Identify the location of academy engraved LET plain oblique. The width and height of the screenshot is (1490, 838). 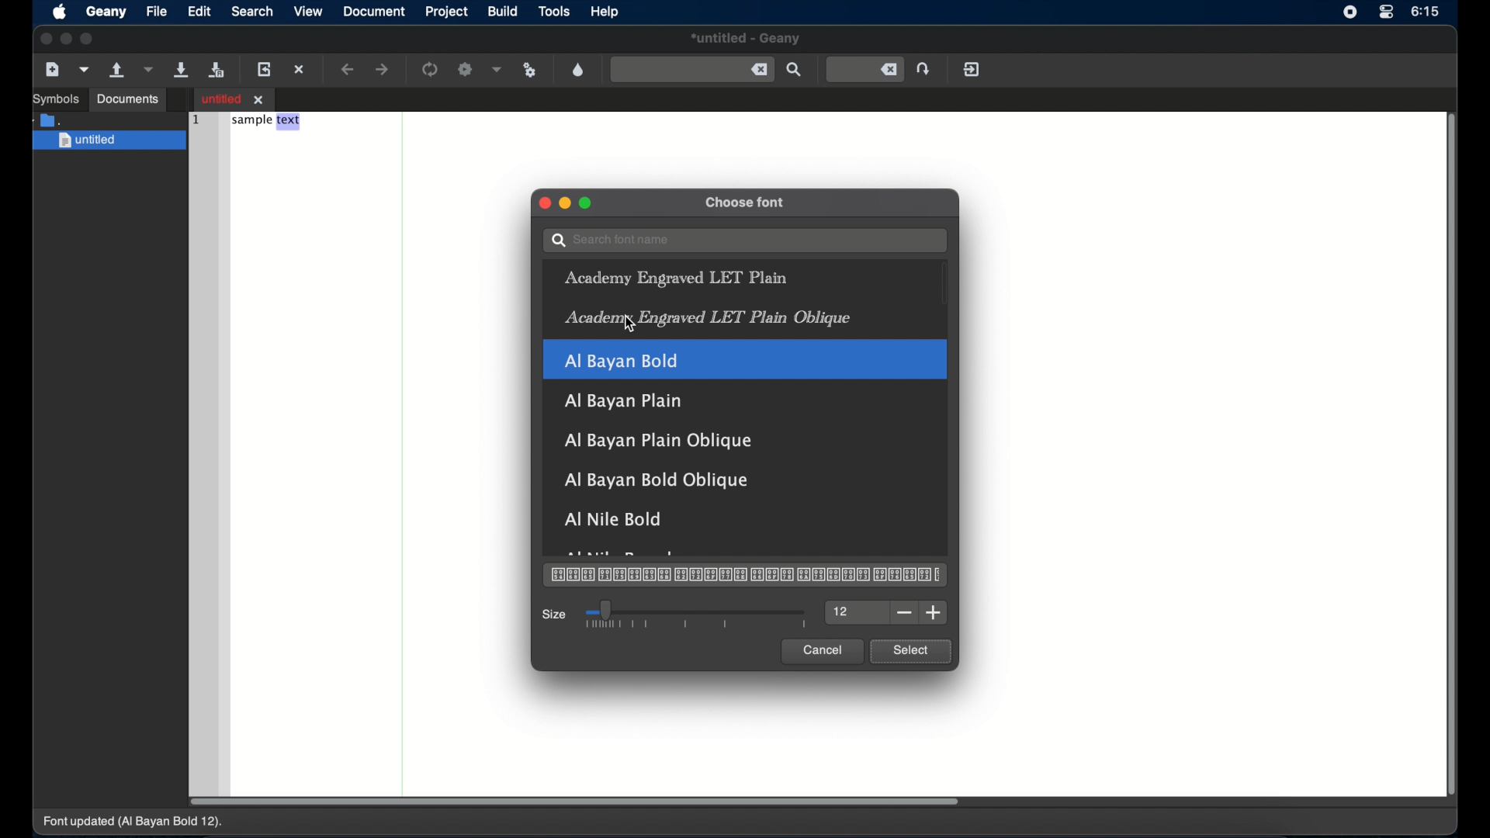
(708, 319).